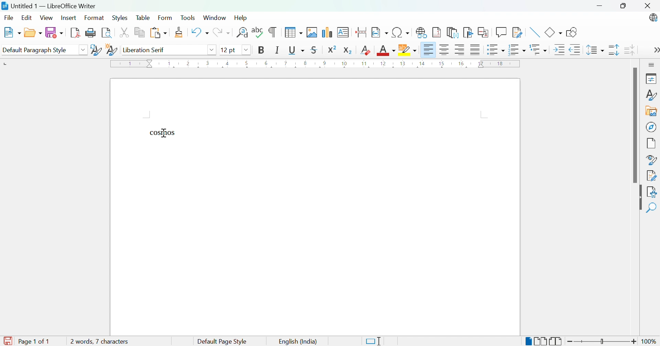 The height and width of the screenshot is (346, 660). I want to click on Hide, so click(639, 198).